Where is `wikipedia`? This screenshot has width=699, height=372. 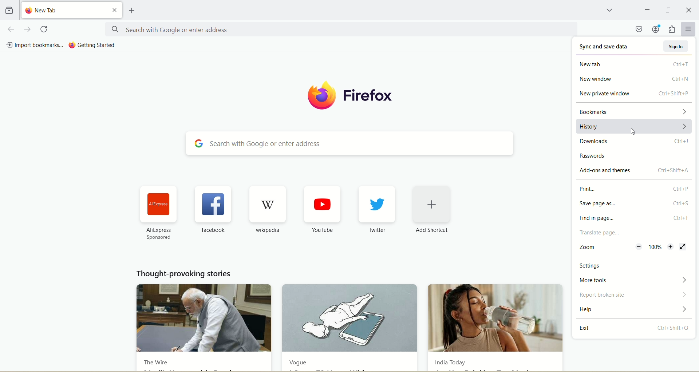
wikipedia is located at coordinates (267, 230).